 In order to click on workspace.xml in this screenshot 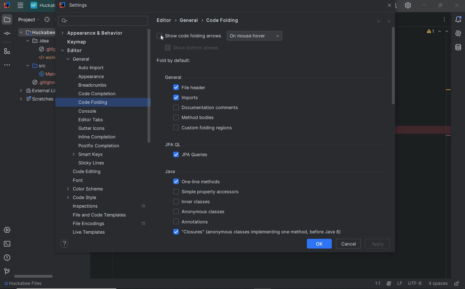, I will do `click(48, 58)`.